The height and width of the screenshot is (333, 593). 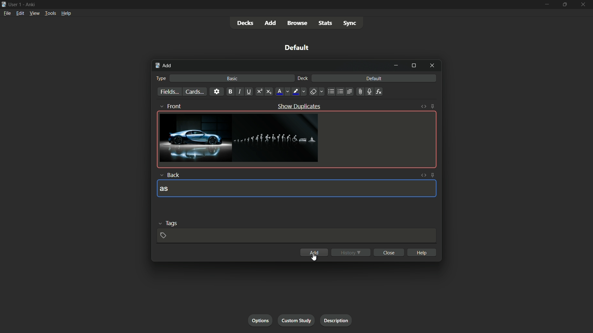 I want to click on close, so click(x=389, y=252).